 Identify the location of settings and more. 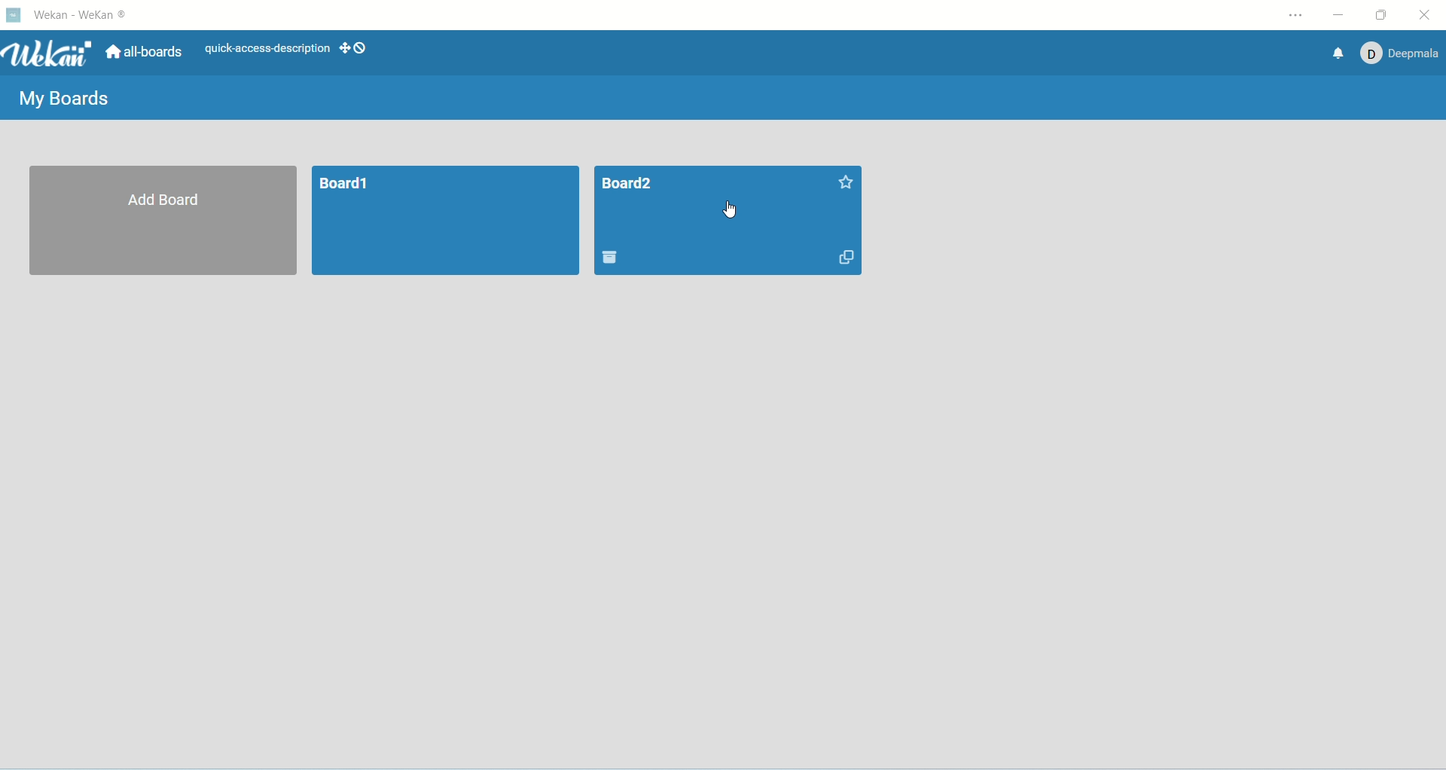
(1296, 14).